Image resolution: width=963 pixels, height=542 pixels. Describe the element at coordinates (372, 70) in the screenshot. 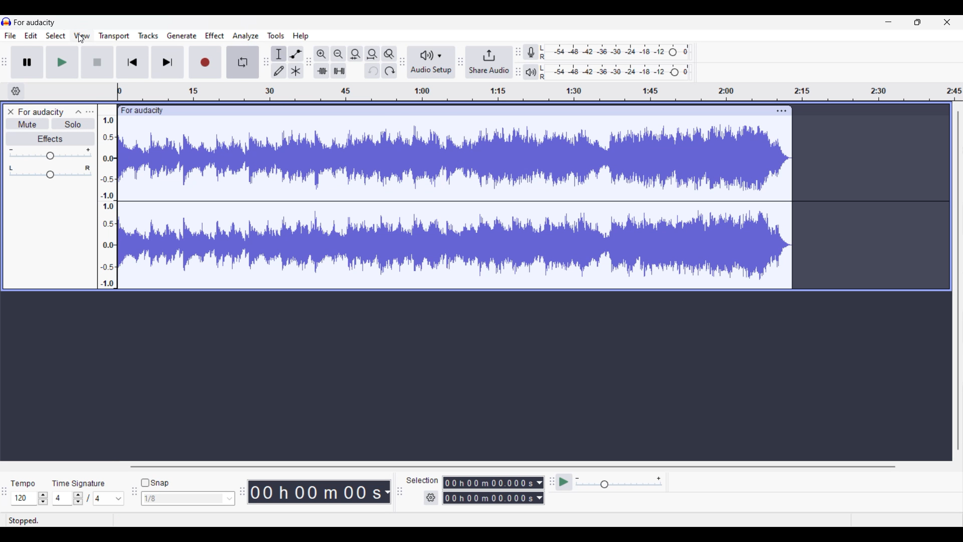

I see `Undo` at that location.